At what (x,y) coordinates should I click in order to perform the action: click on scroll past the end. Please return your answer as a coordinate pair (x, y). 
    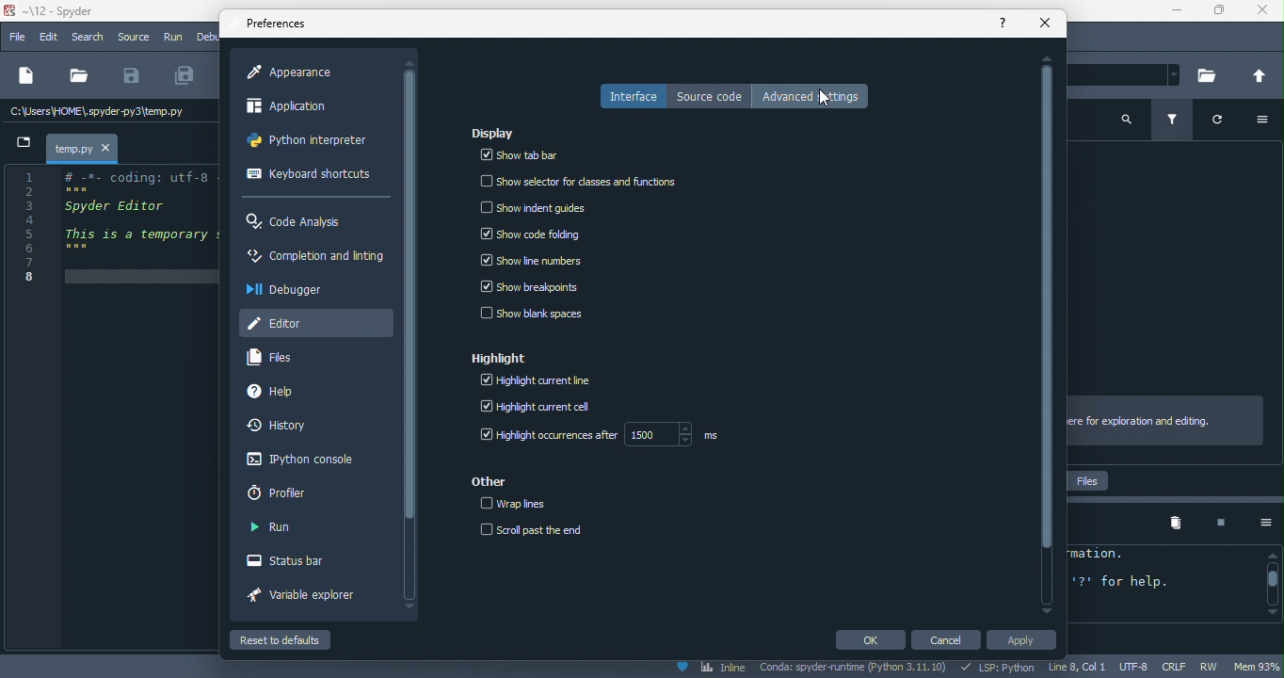
    Looking at the image, I should click on (534, 530).